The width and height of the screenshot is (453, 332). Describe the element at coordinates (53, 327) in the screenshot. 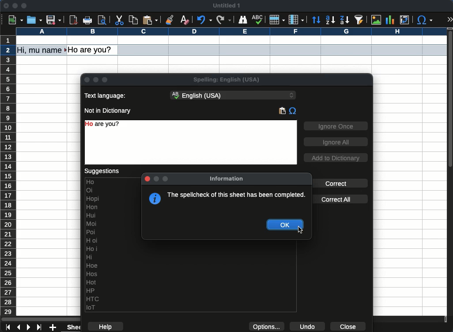

I see `add` at that location.